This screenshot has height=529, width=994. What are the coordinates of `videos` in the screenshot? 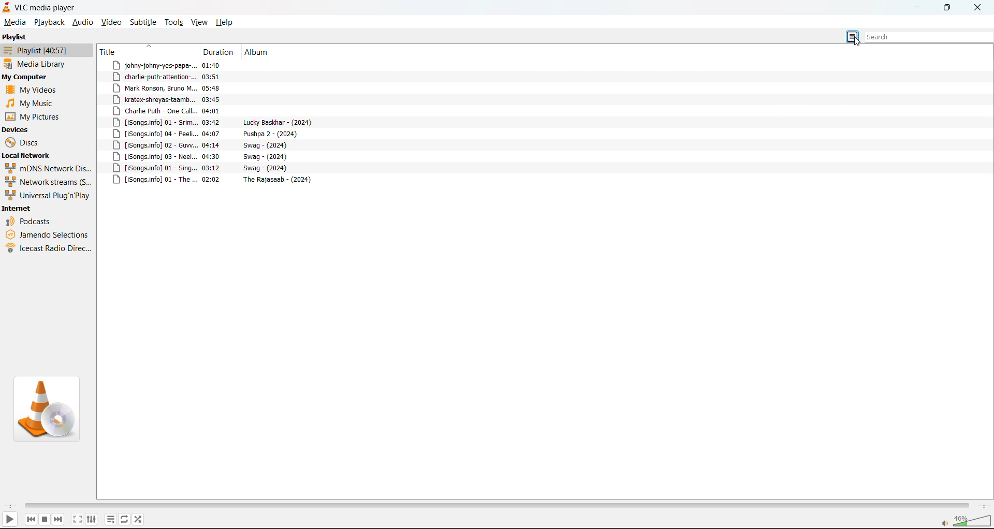 It's located at (32, 90).